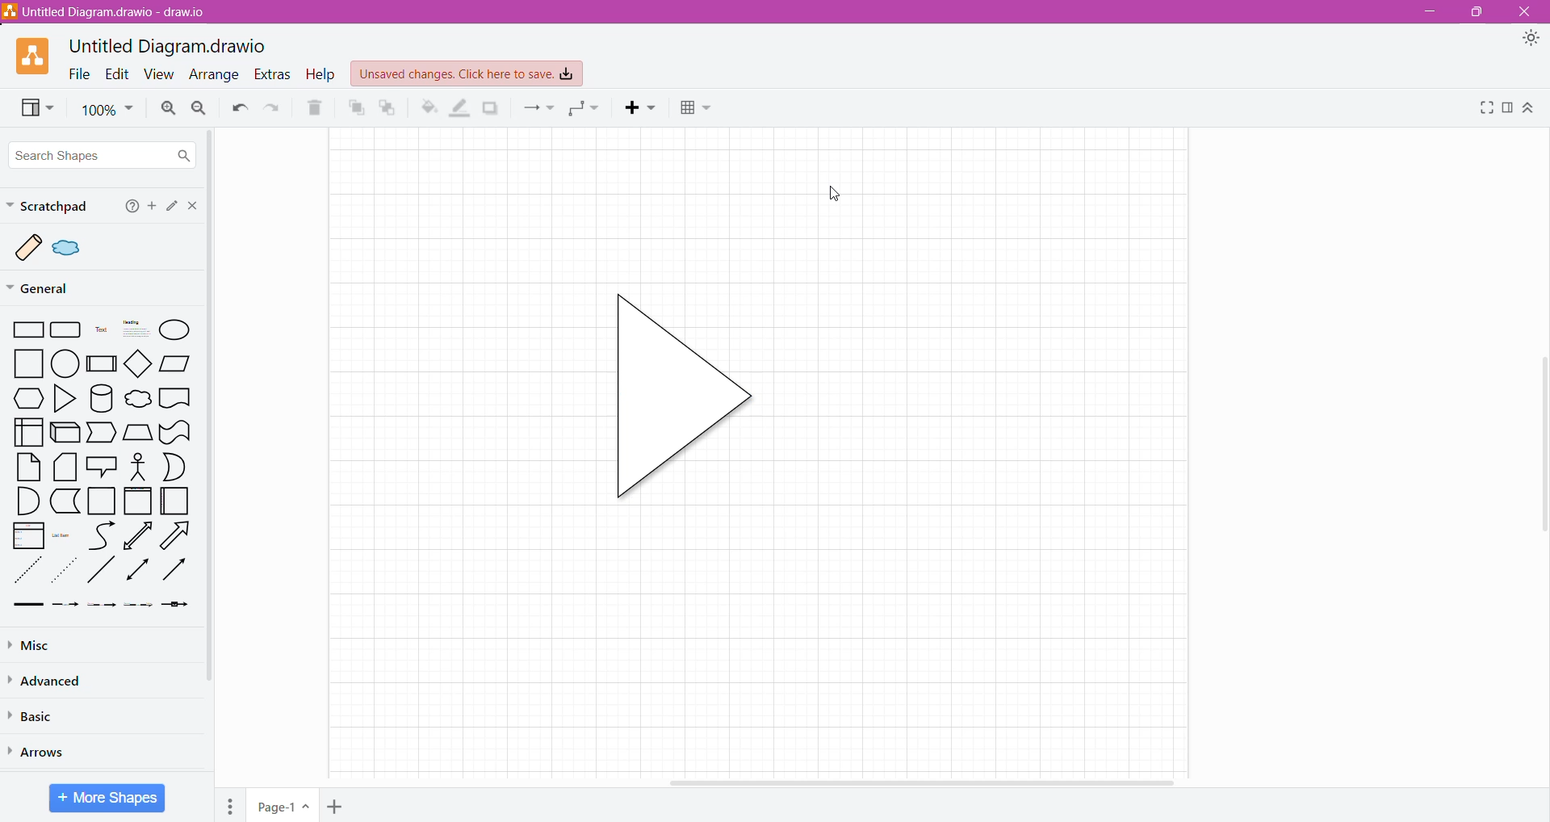  I want to click on Close, so click(191, 205).